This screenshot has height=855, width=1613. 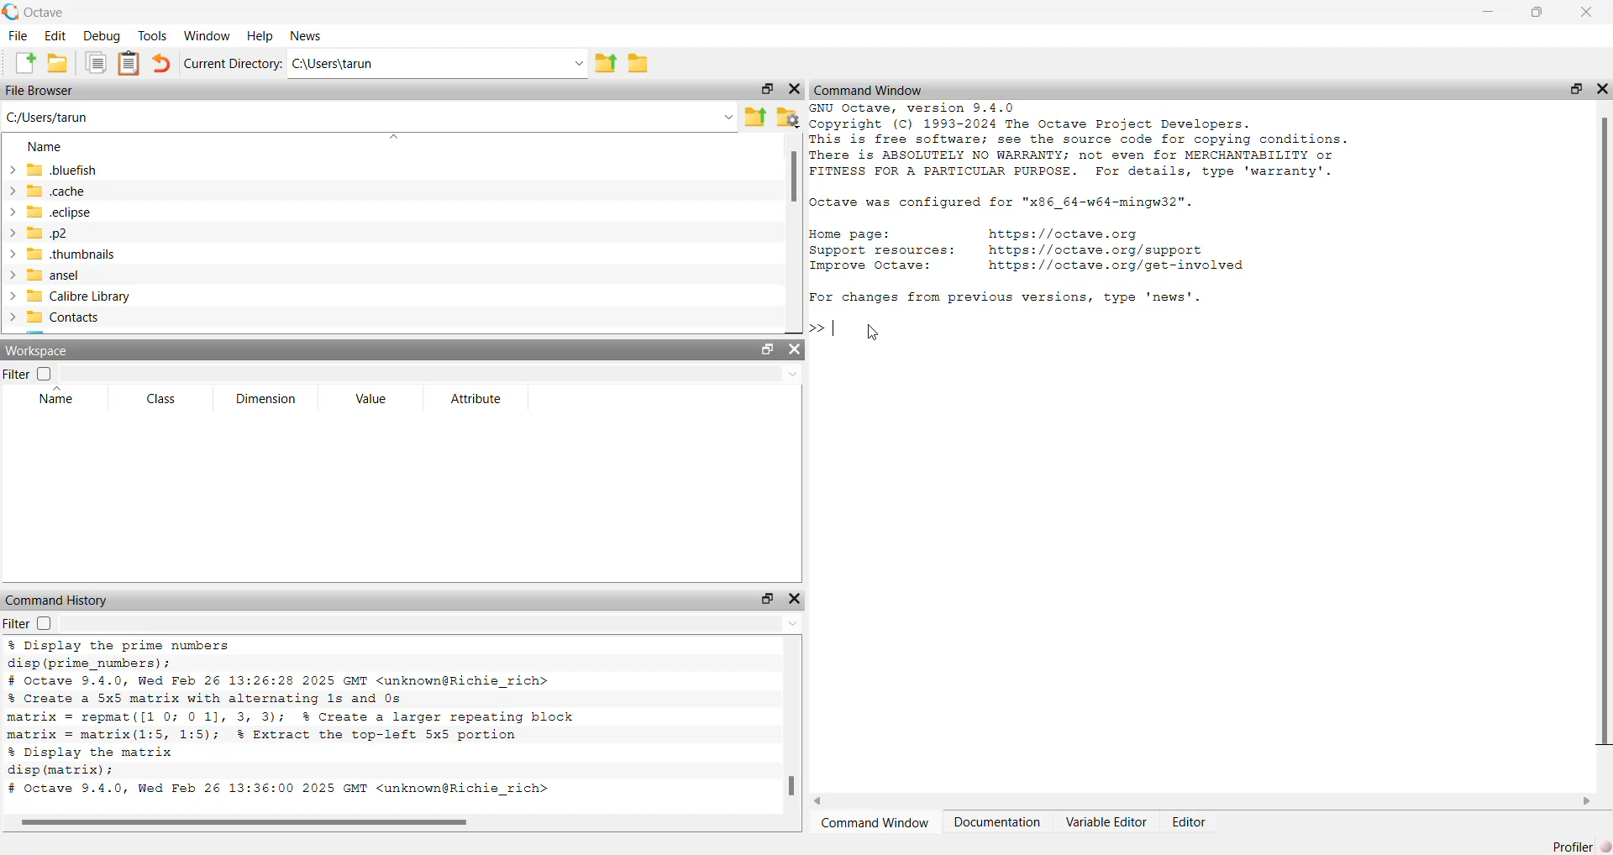 I want to click on octave version and date, so click(x=294, y=791).